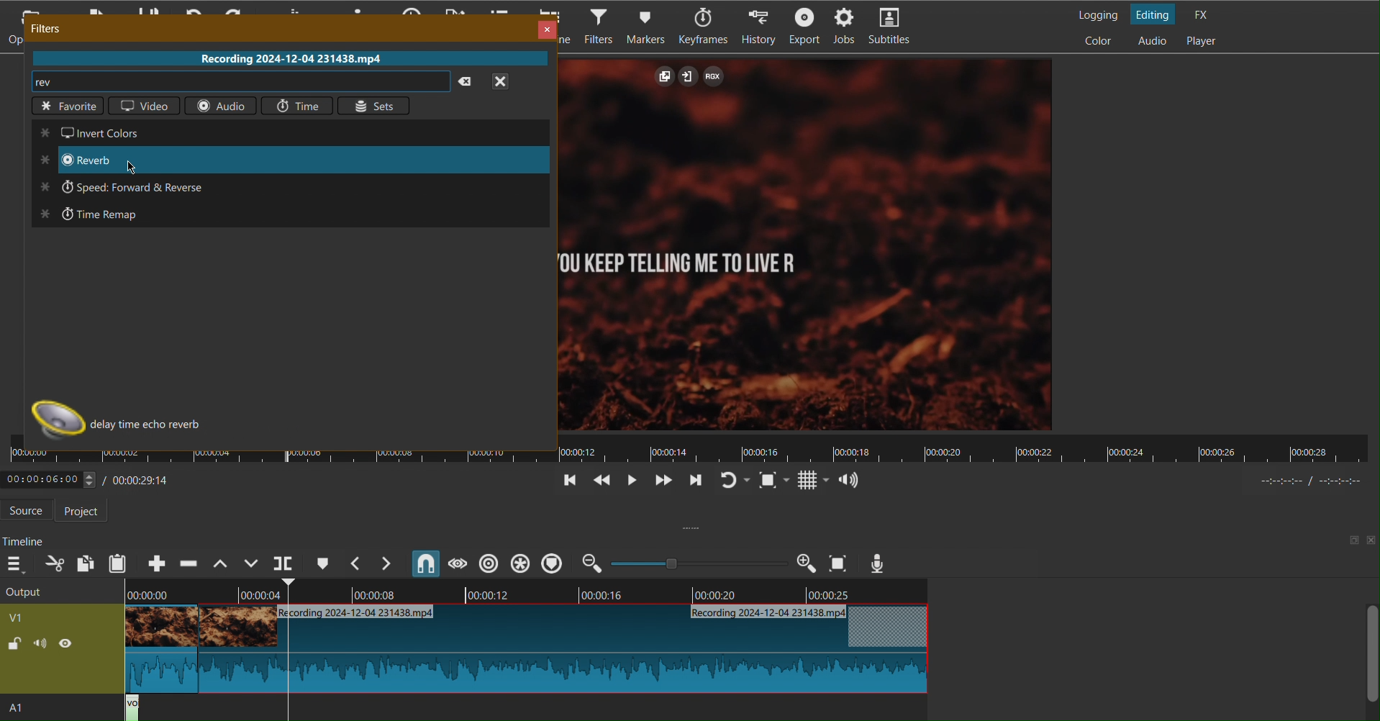 The image size is (1380, 721). Describe the element at coordinates (322, 563) in the screenshot. I see `Cue` at that location.